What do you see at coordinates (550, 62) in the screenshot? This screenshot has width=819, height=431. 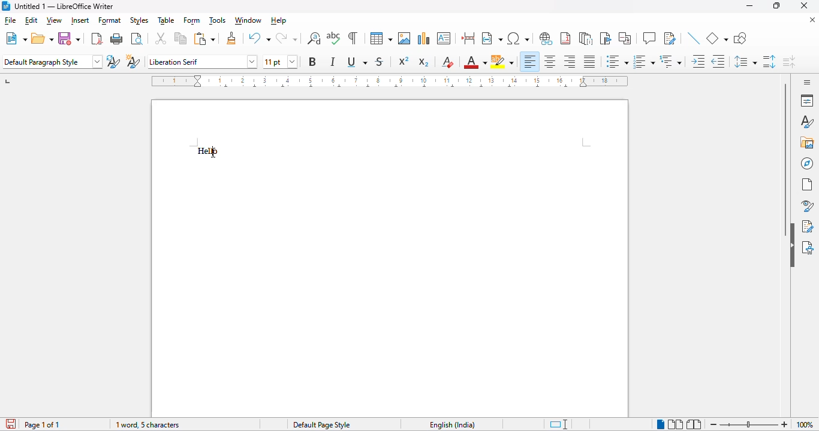 I see `align center` at bounding box center [550, 62].